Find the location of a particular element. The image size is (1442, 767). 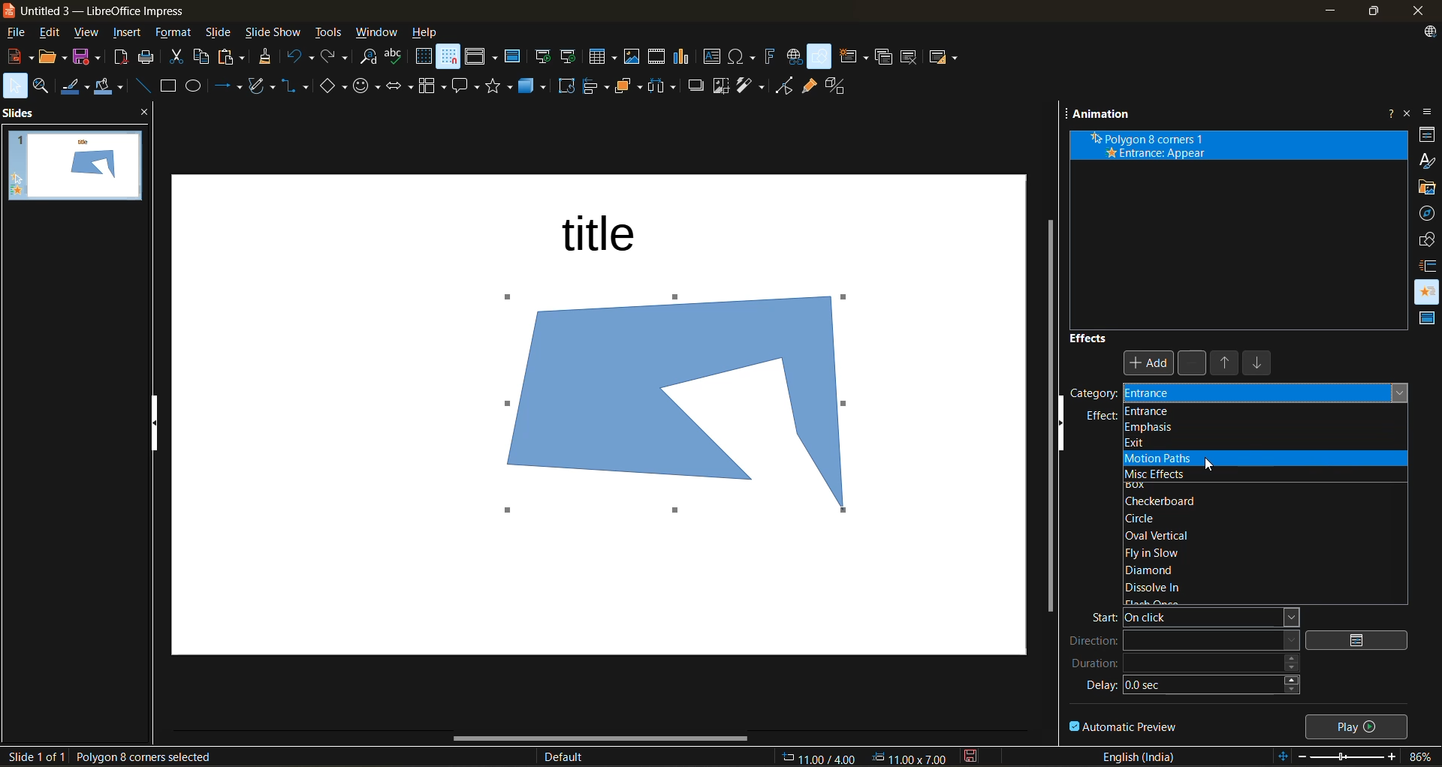

call out shapes is located at coordinates (468, 86).